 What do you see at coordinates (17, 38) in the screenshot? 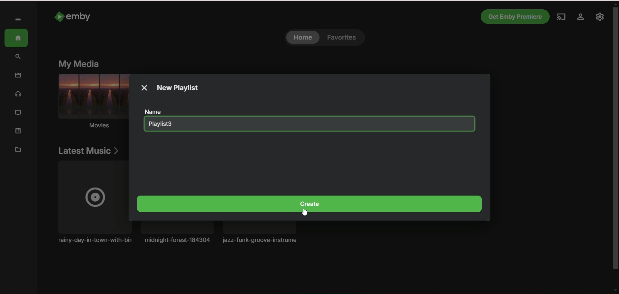
I see `home` at bounding box center [17, 38].